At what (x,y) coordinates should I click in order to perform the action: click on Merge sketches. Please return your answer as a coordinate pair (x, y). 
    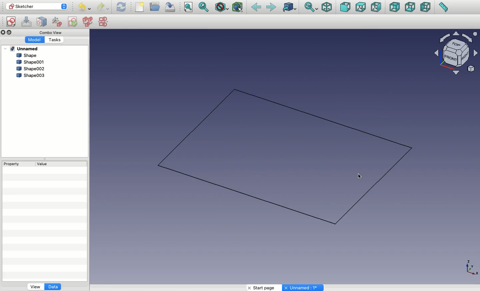
    Looking at the image, I should click on (88, 22).